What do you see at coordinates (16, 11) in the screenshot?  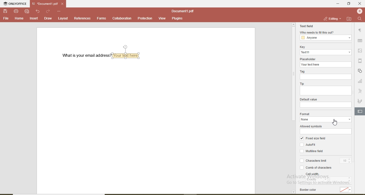 I see `print` at bounding box center [16, 11].